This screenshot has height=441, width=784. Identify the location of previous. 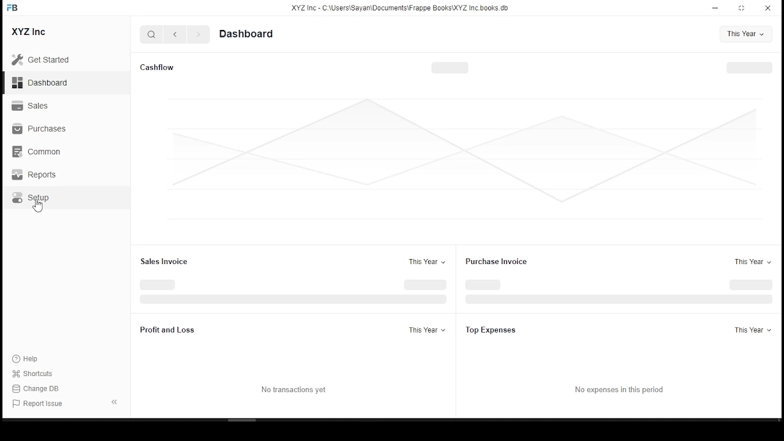
(174, 34).